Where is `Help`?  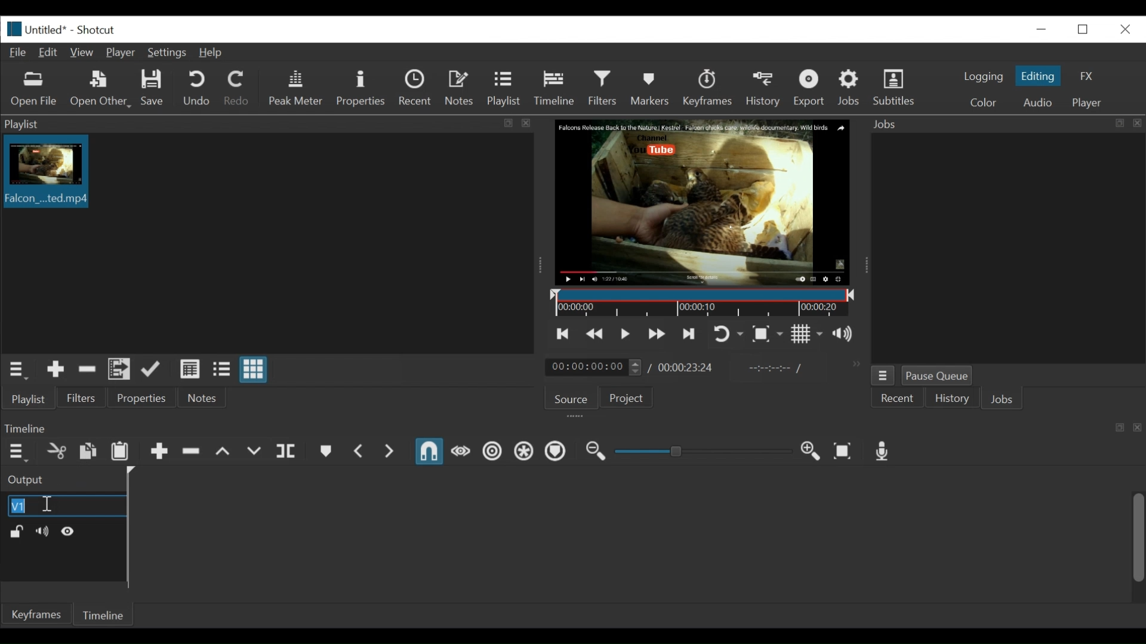
Help is located at coordinates (211, 52).